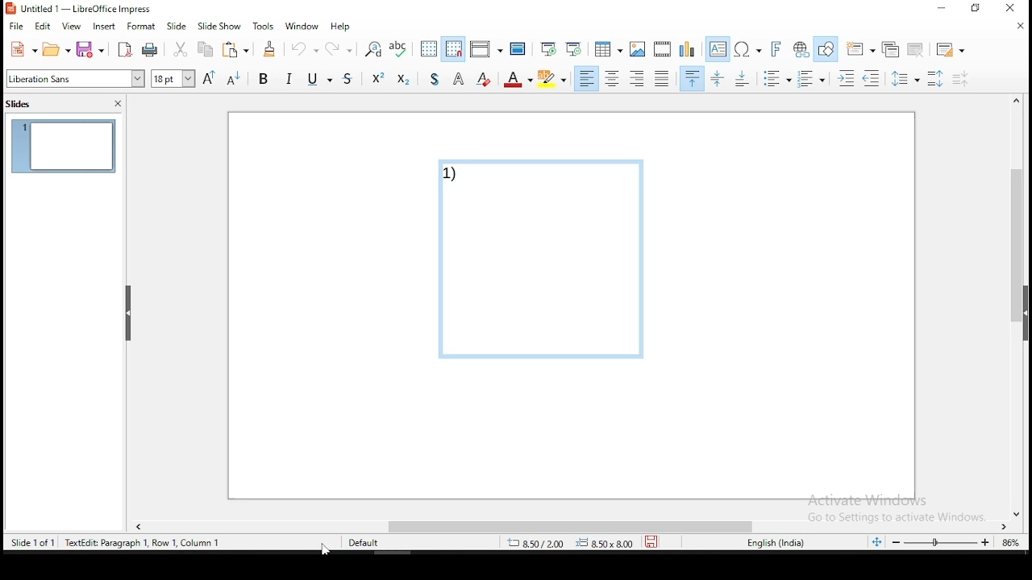 This screenshot has width=1032, height=580. Describe the element at coordinates (106, 28) in the screenshot. I see `insert` at that location.